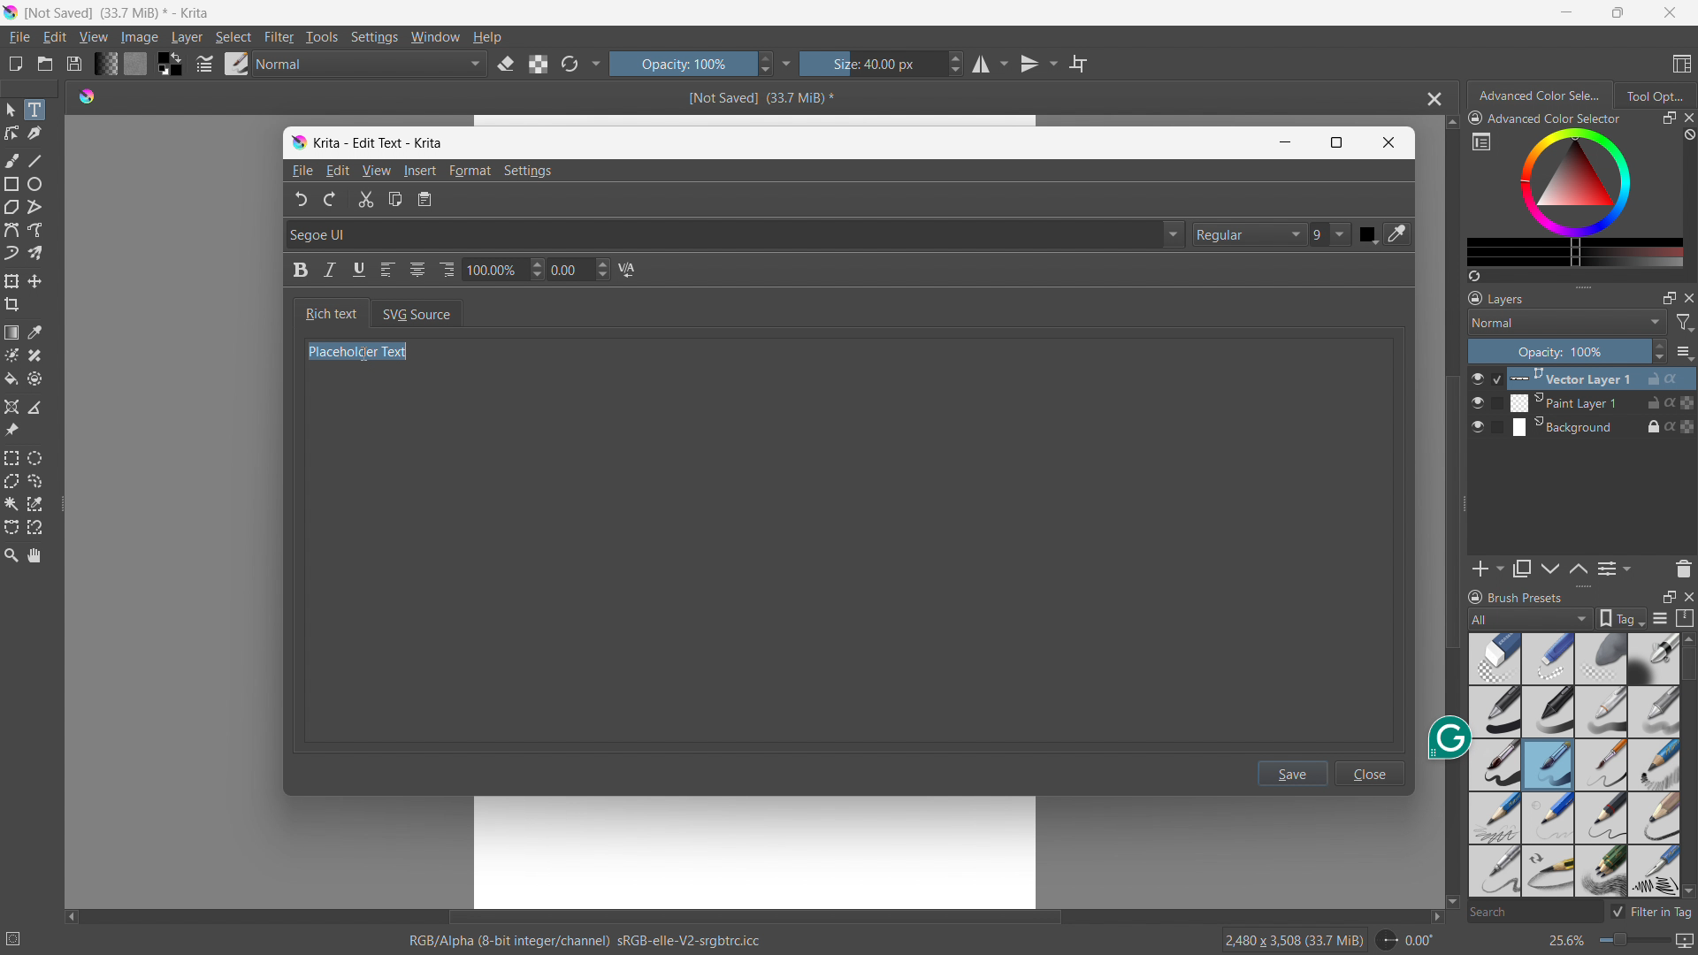  I want to click on not saved (33.5 MB)* - Krita, so click(121, 11).